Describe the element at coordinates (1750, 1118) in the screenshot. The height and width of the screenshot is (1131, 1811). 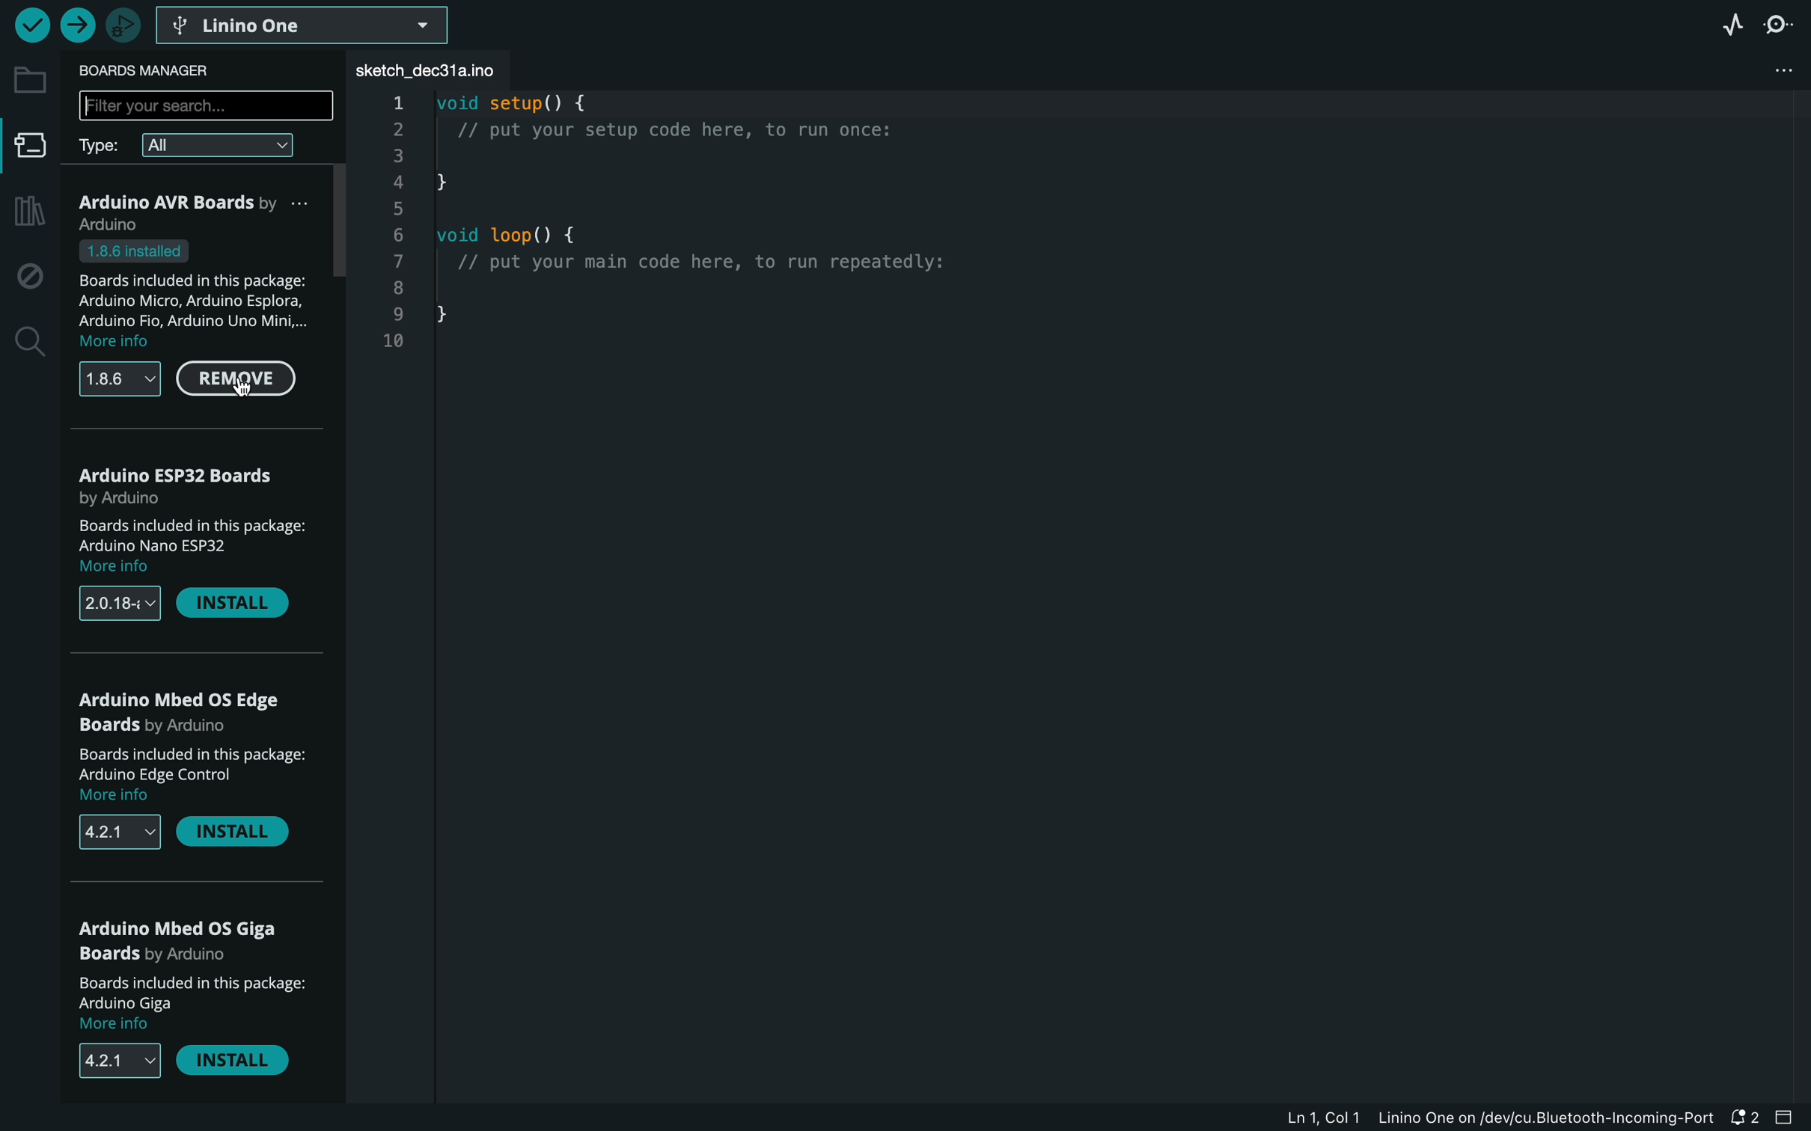
I see `notification` at that location.